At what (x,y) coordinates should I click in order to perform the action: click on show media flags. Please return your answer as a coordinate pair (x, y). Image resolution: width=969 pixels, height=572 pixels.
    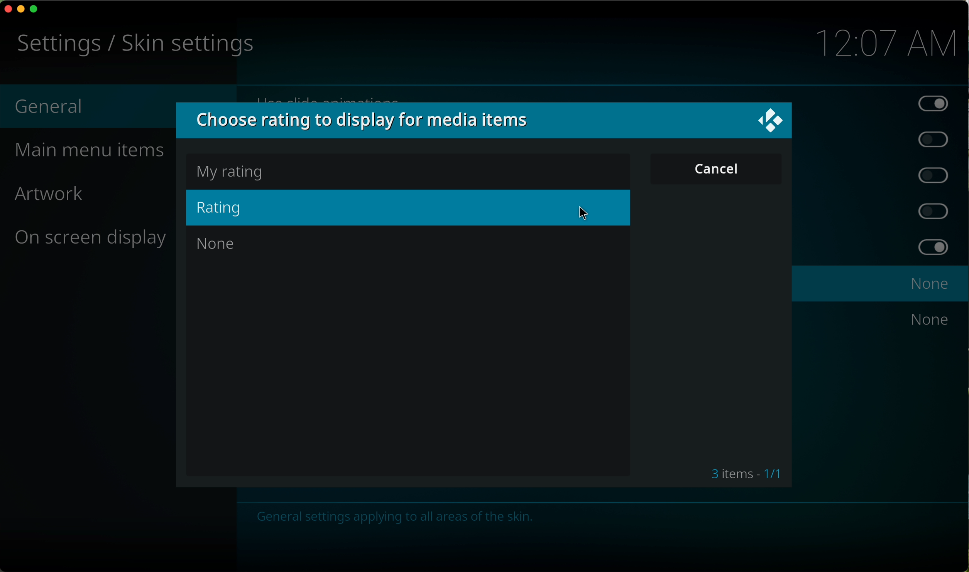
    Looking at the image, I should click on (935, 249).